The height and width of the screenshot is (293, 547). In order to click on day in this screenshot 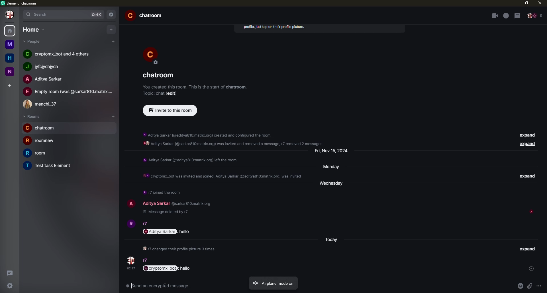, I will do `click(333, 185)`.